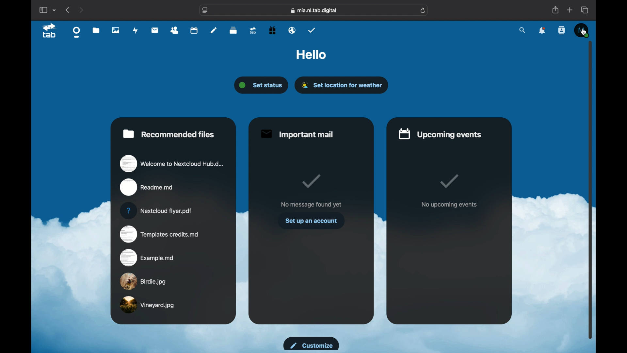 This screenshot has height=353, width=627. What do you see at coordinates (252, 31) in the screenshot?
I see `upgrade` at bounding box center [252, 31].